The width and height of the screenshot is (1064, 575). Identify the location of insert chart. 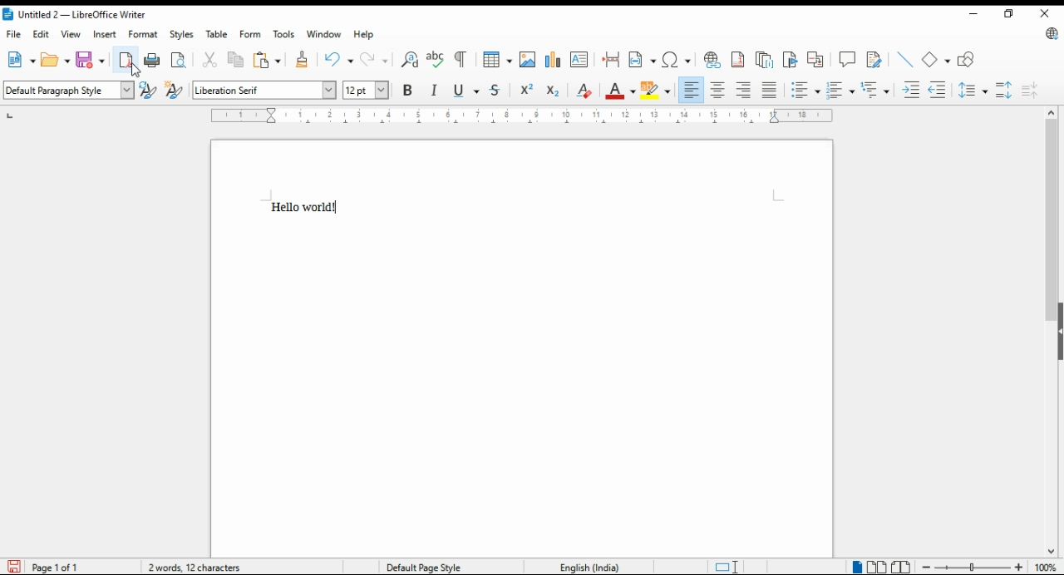
(554, 58).